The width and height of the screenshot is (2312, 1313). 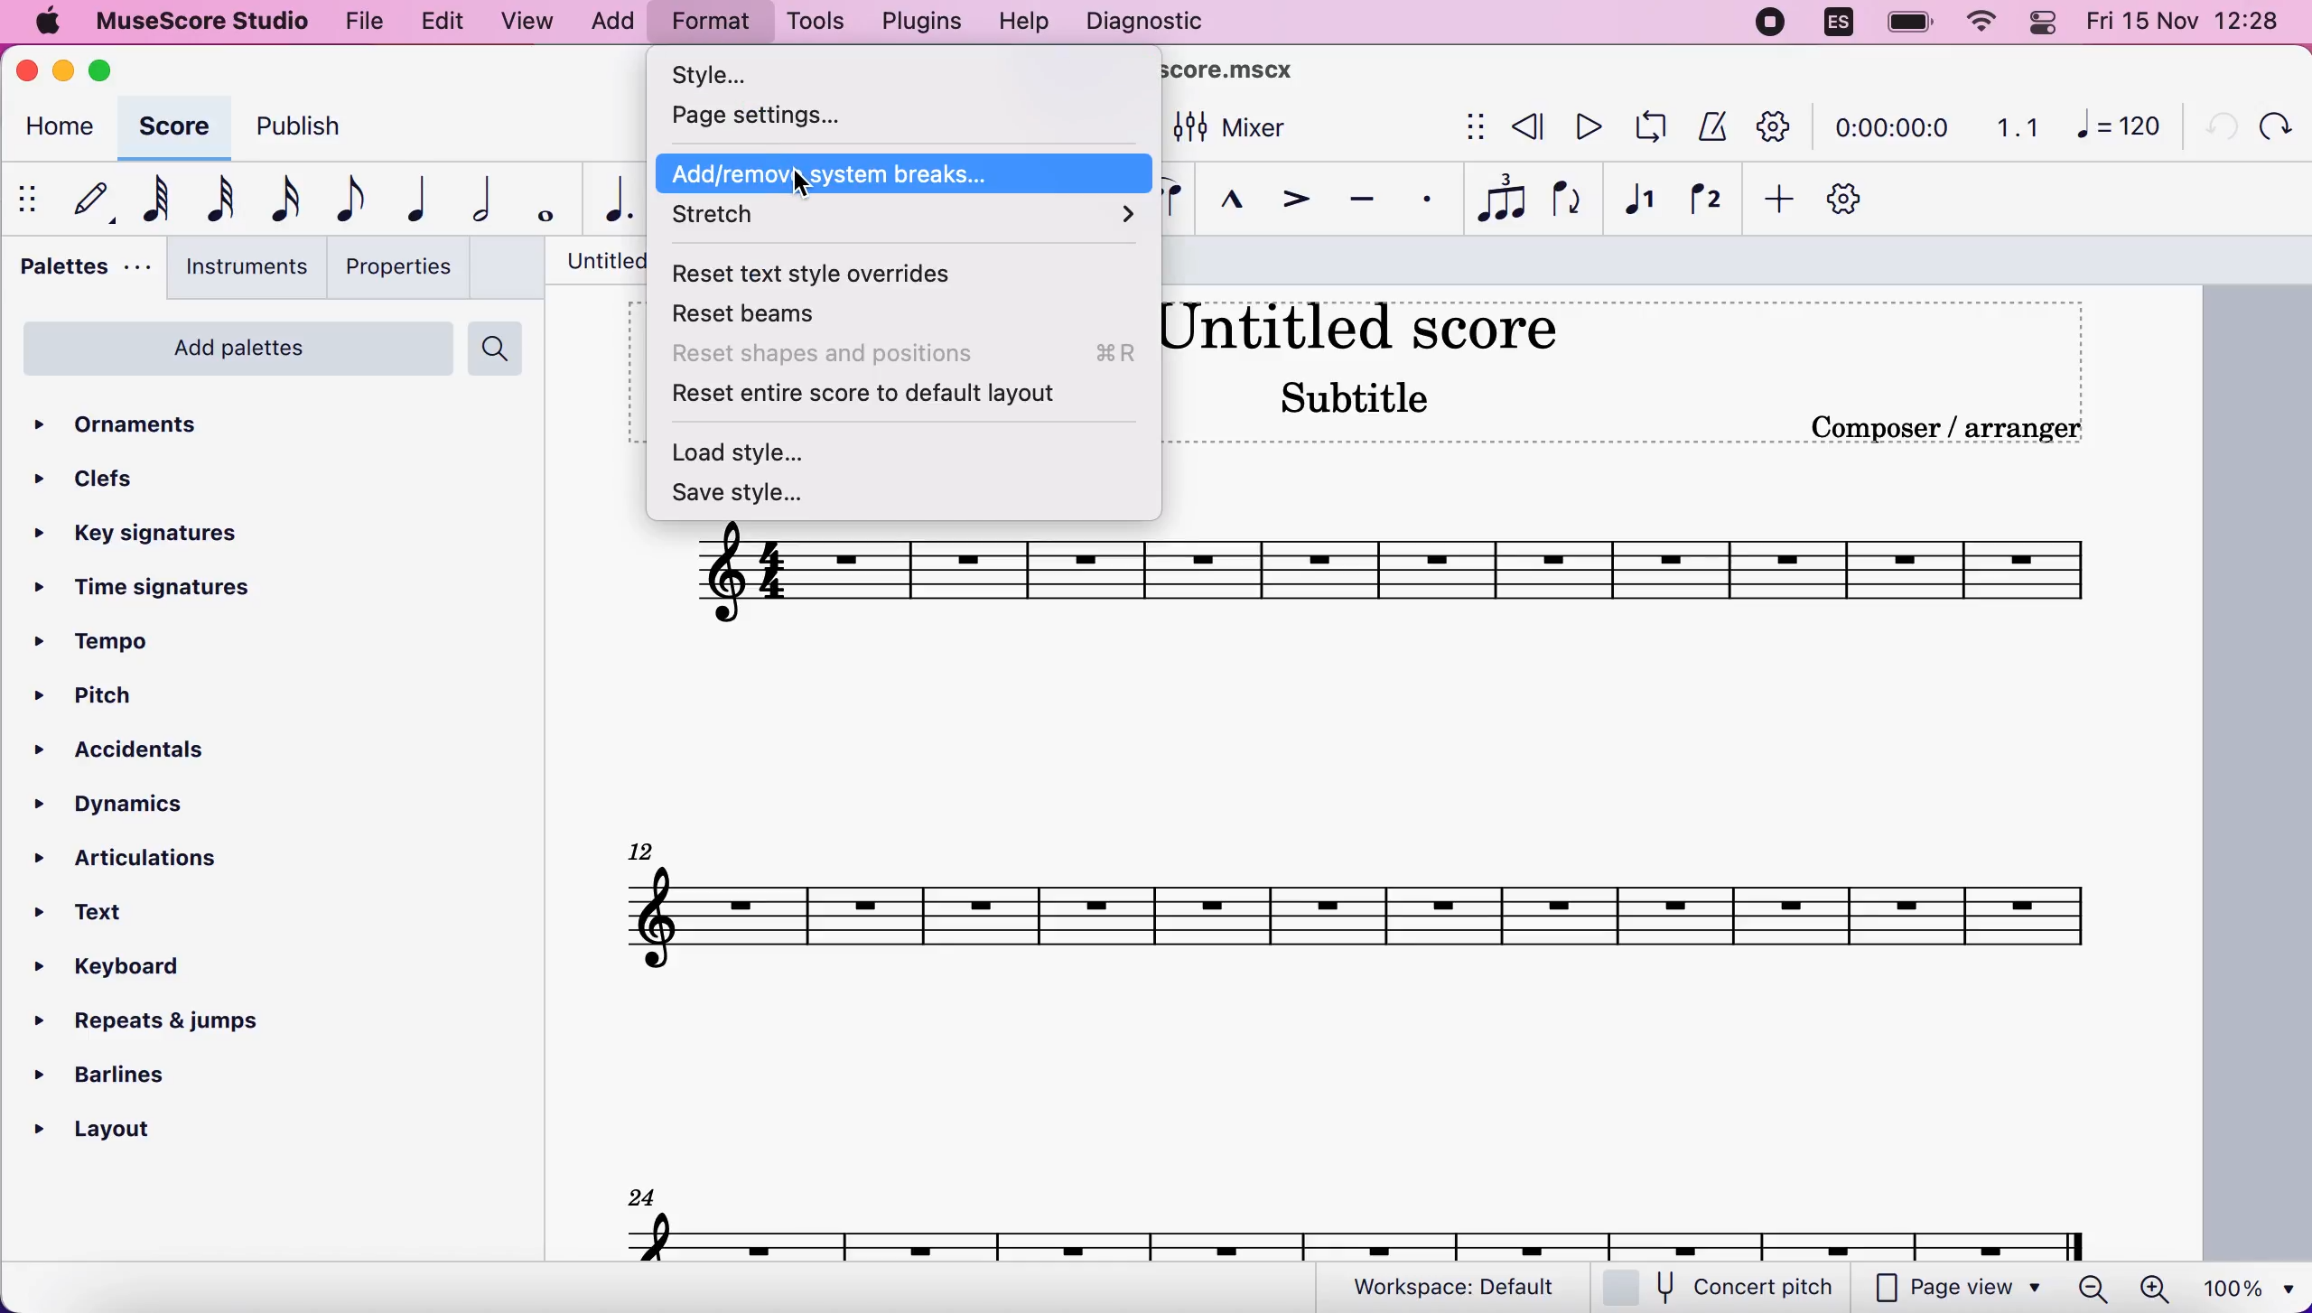 I want to click on text, so click(x=101, y=915).